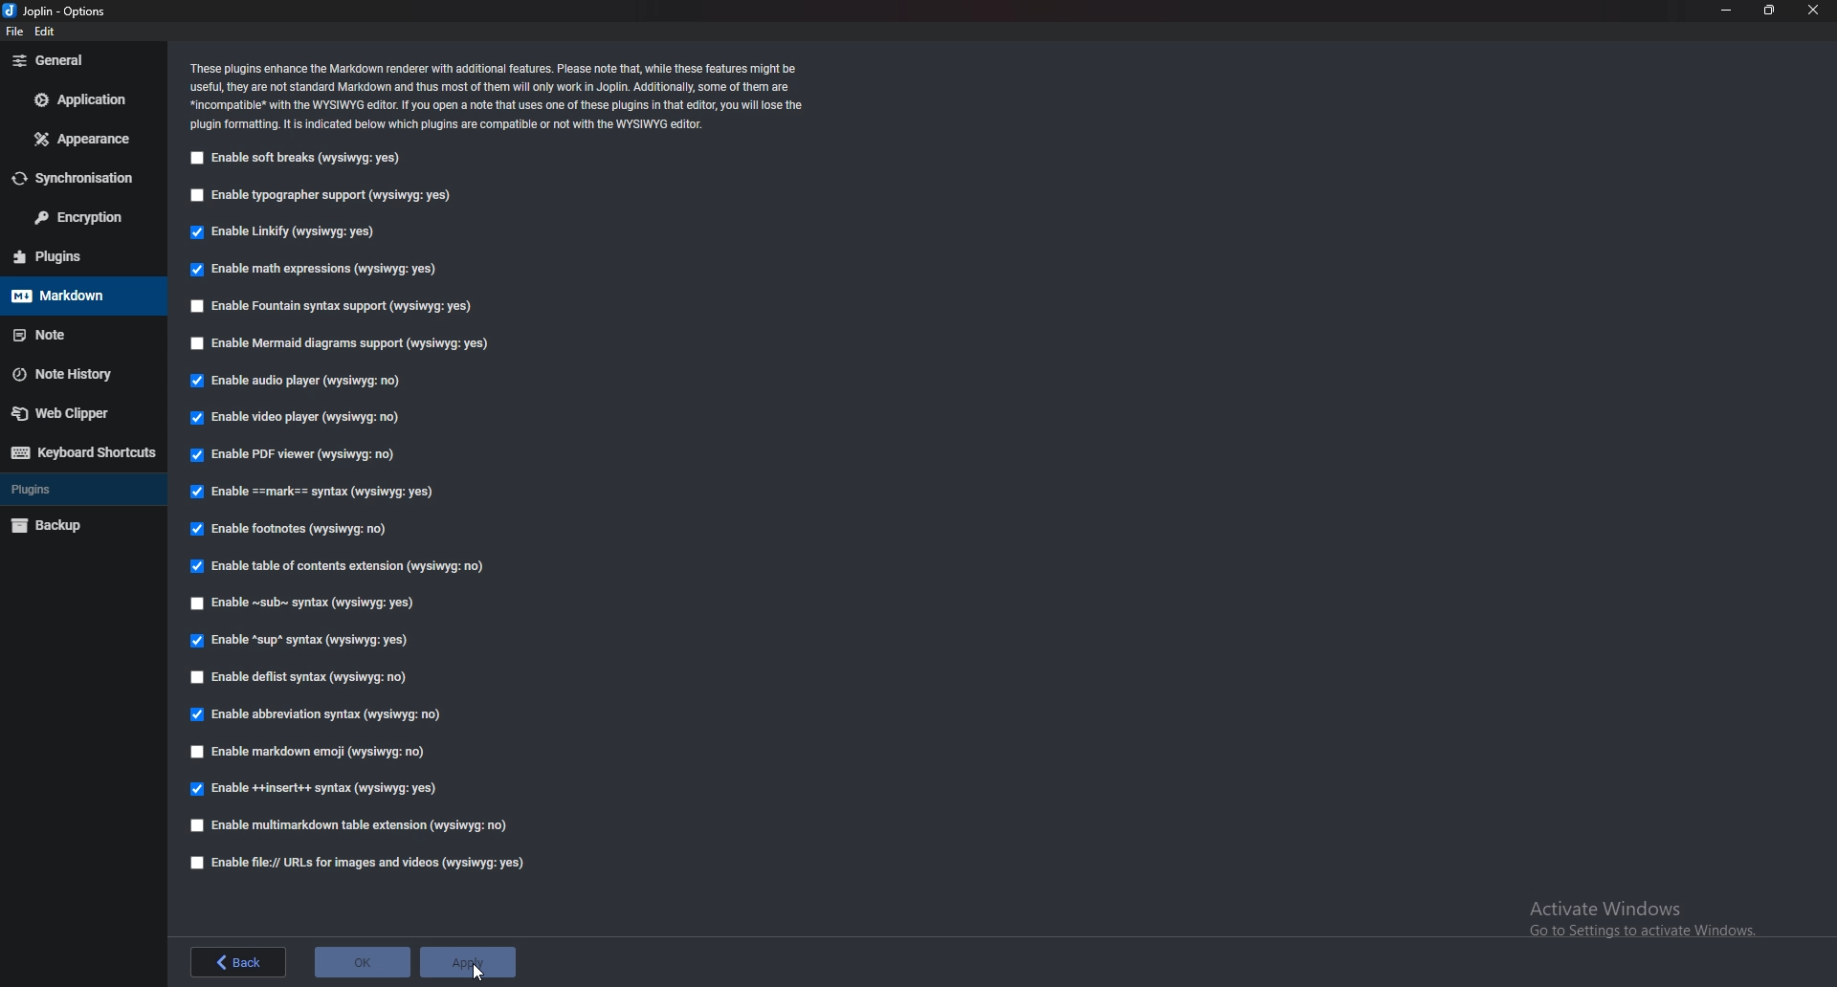 The width and height of the screenshot is (1837, 987). Describe the element at coordinates (1728, 9) in the screenshot. I see `minimize` at that location.